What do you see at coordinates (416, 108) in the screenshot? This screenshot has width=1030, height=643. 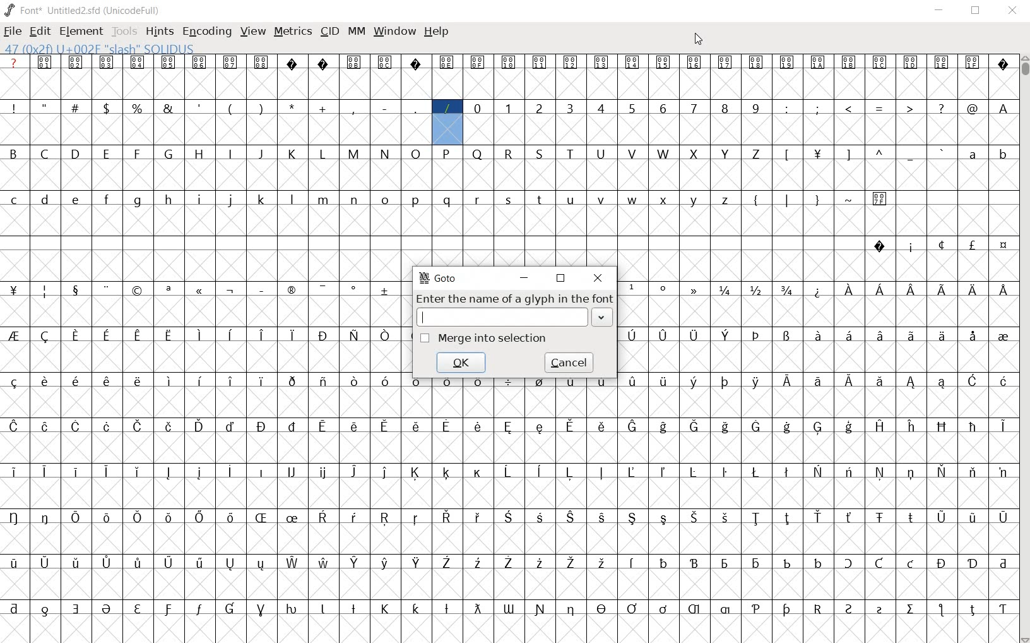 I see `glyph` at bounding box center [416, 108].